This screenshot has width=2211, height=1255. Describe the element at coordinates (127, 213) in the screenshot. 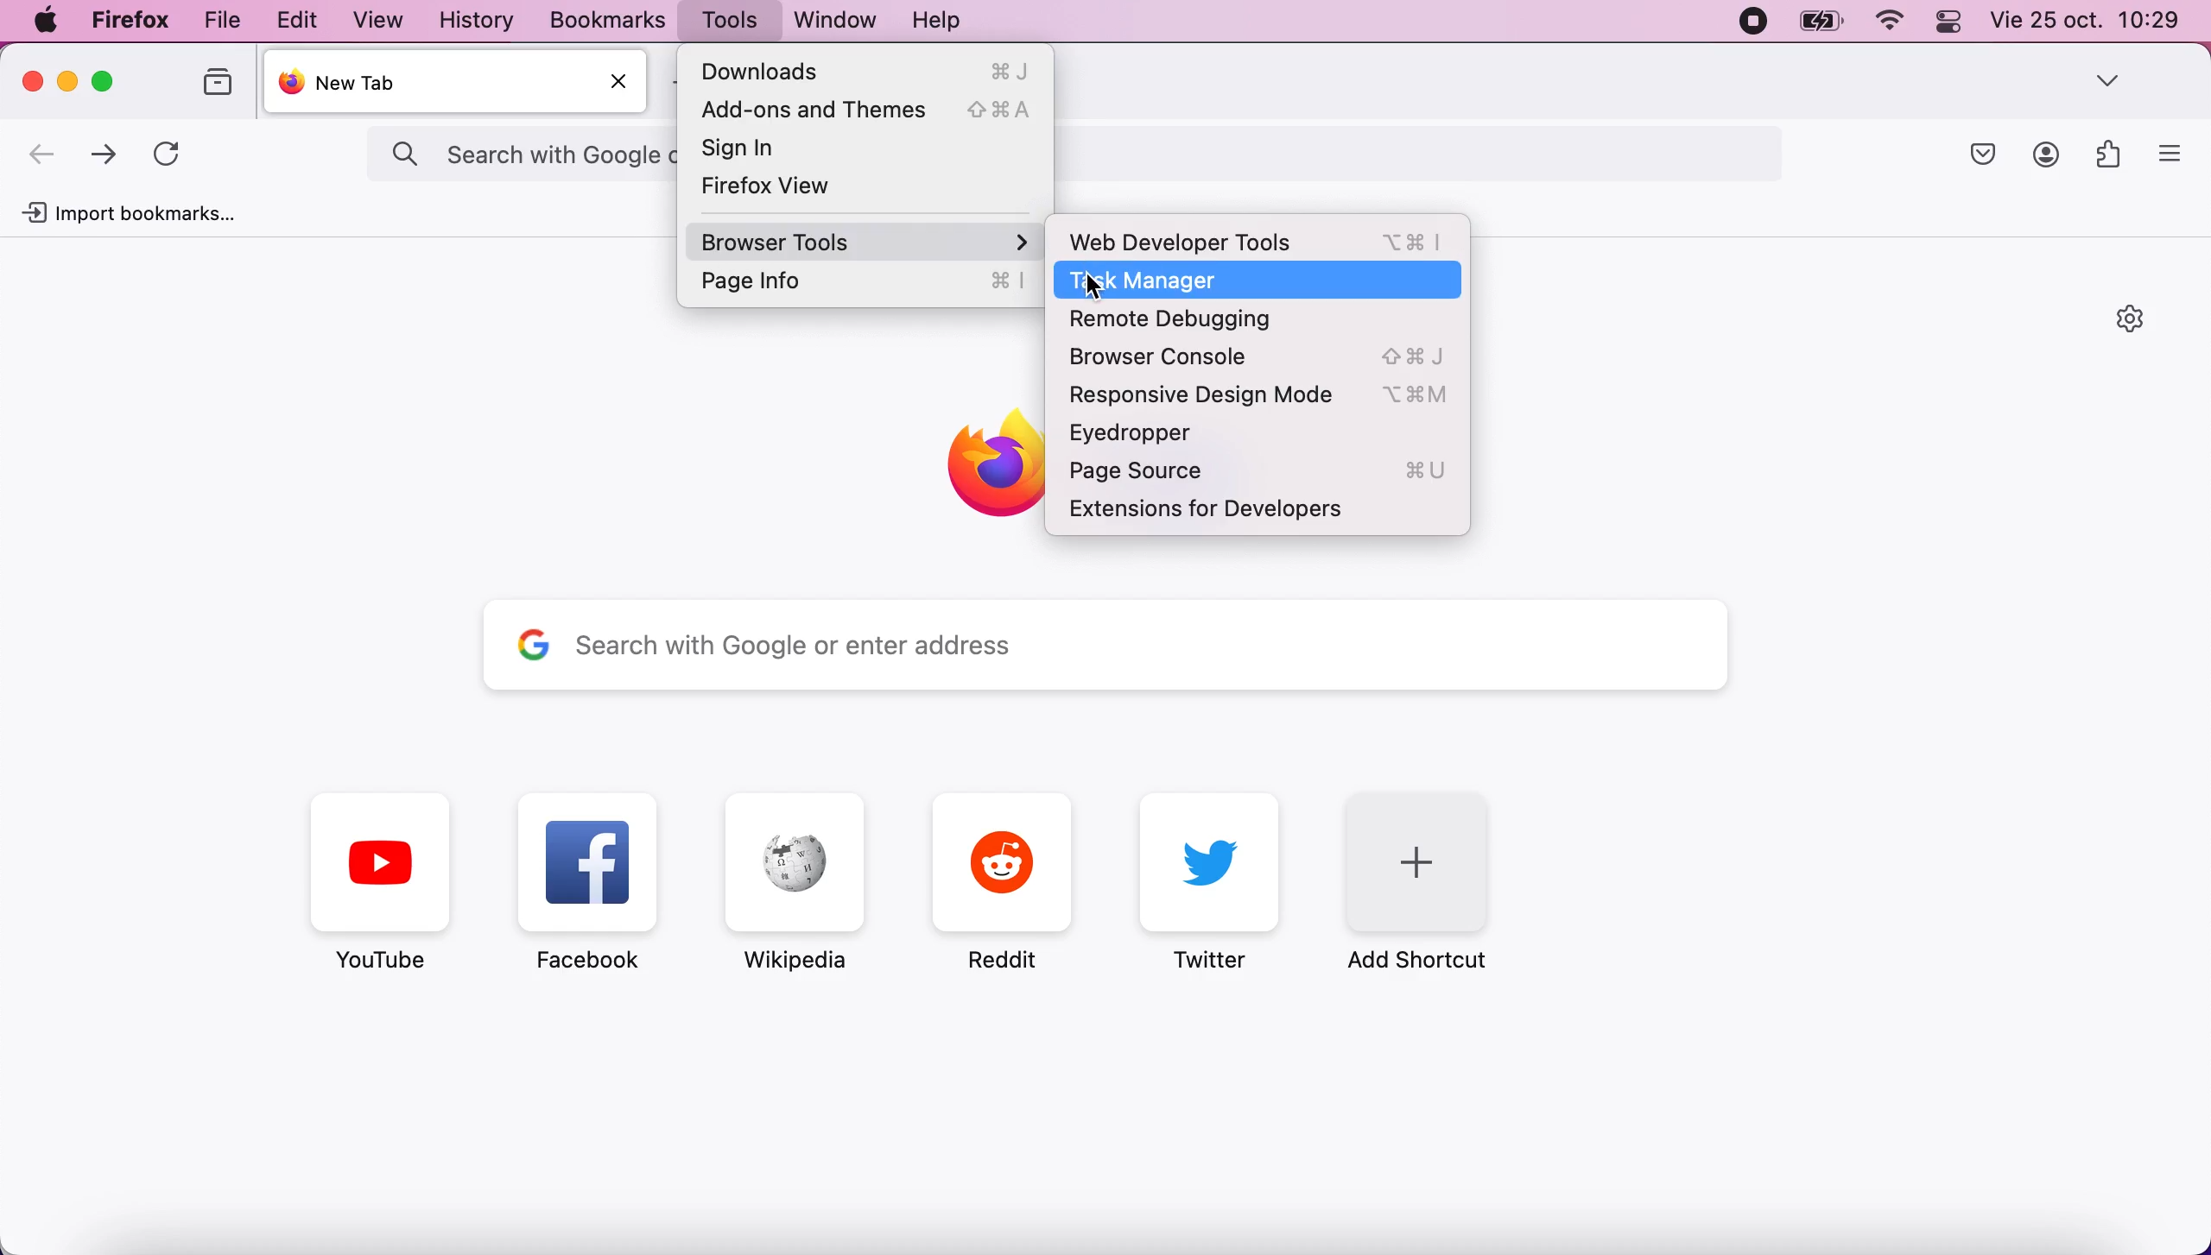

I see `Import Bookmarks` at that location.